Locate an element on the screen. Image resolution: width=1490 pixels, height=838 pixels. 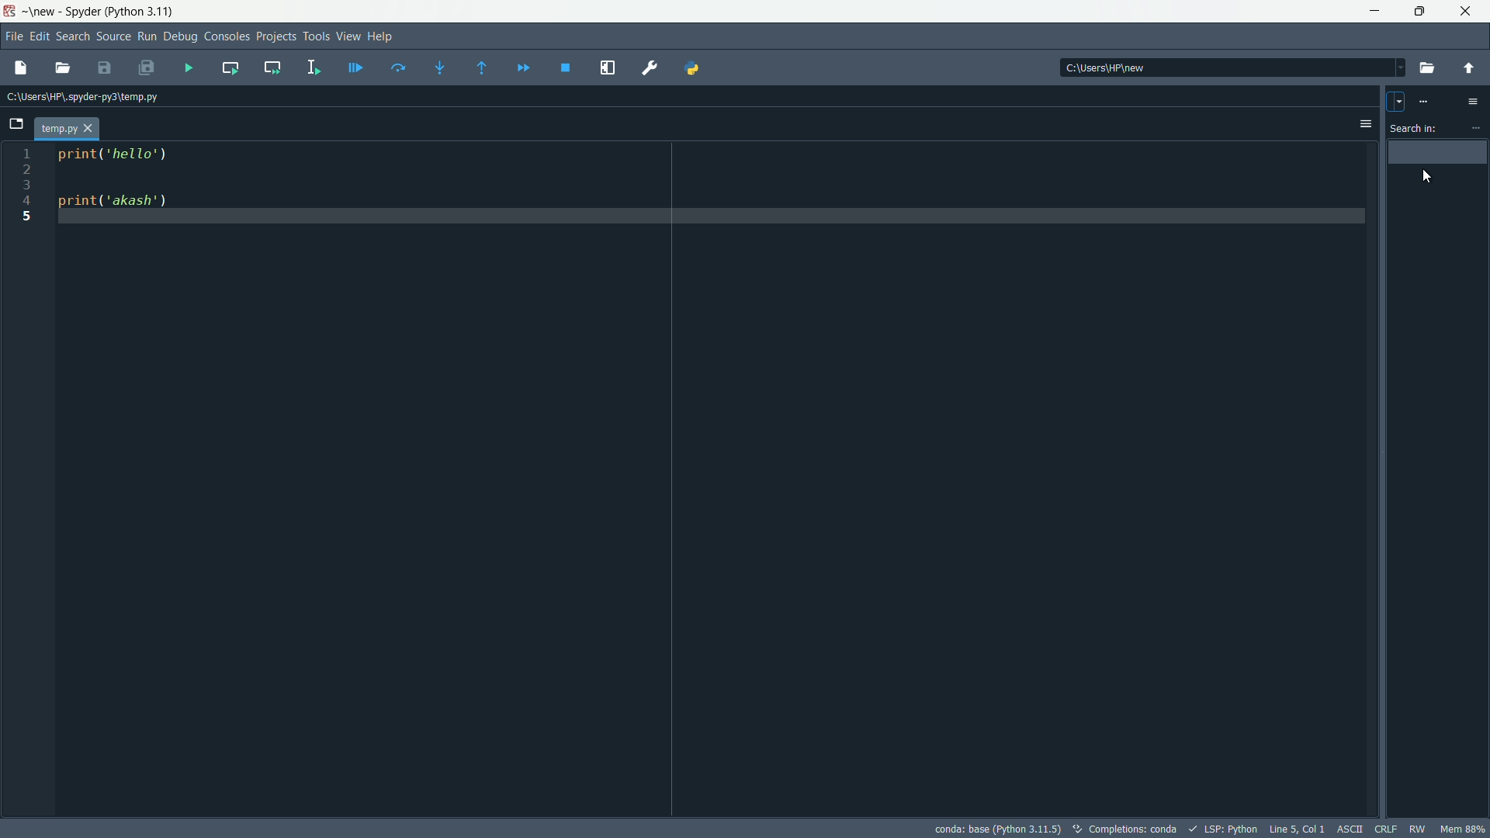
completions: conda is located at coordinates (1083, 827).